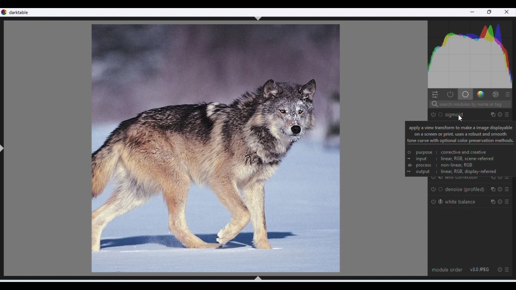 The width and height of the screenshot is (516, 290). I want to click on Show active modules only, so click(449, 94).